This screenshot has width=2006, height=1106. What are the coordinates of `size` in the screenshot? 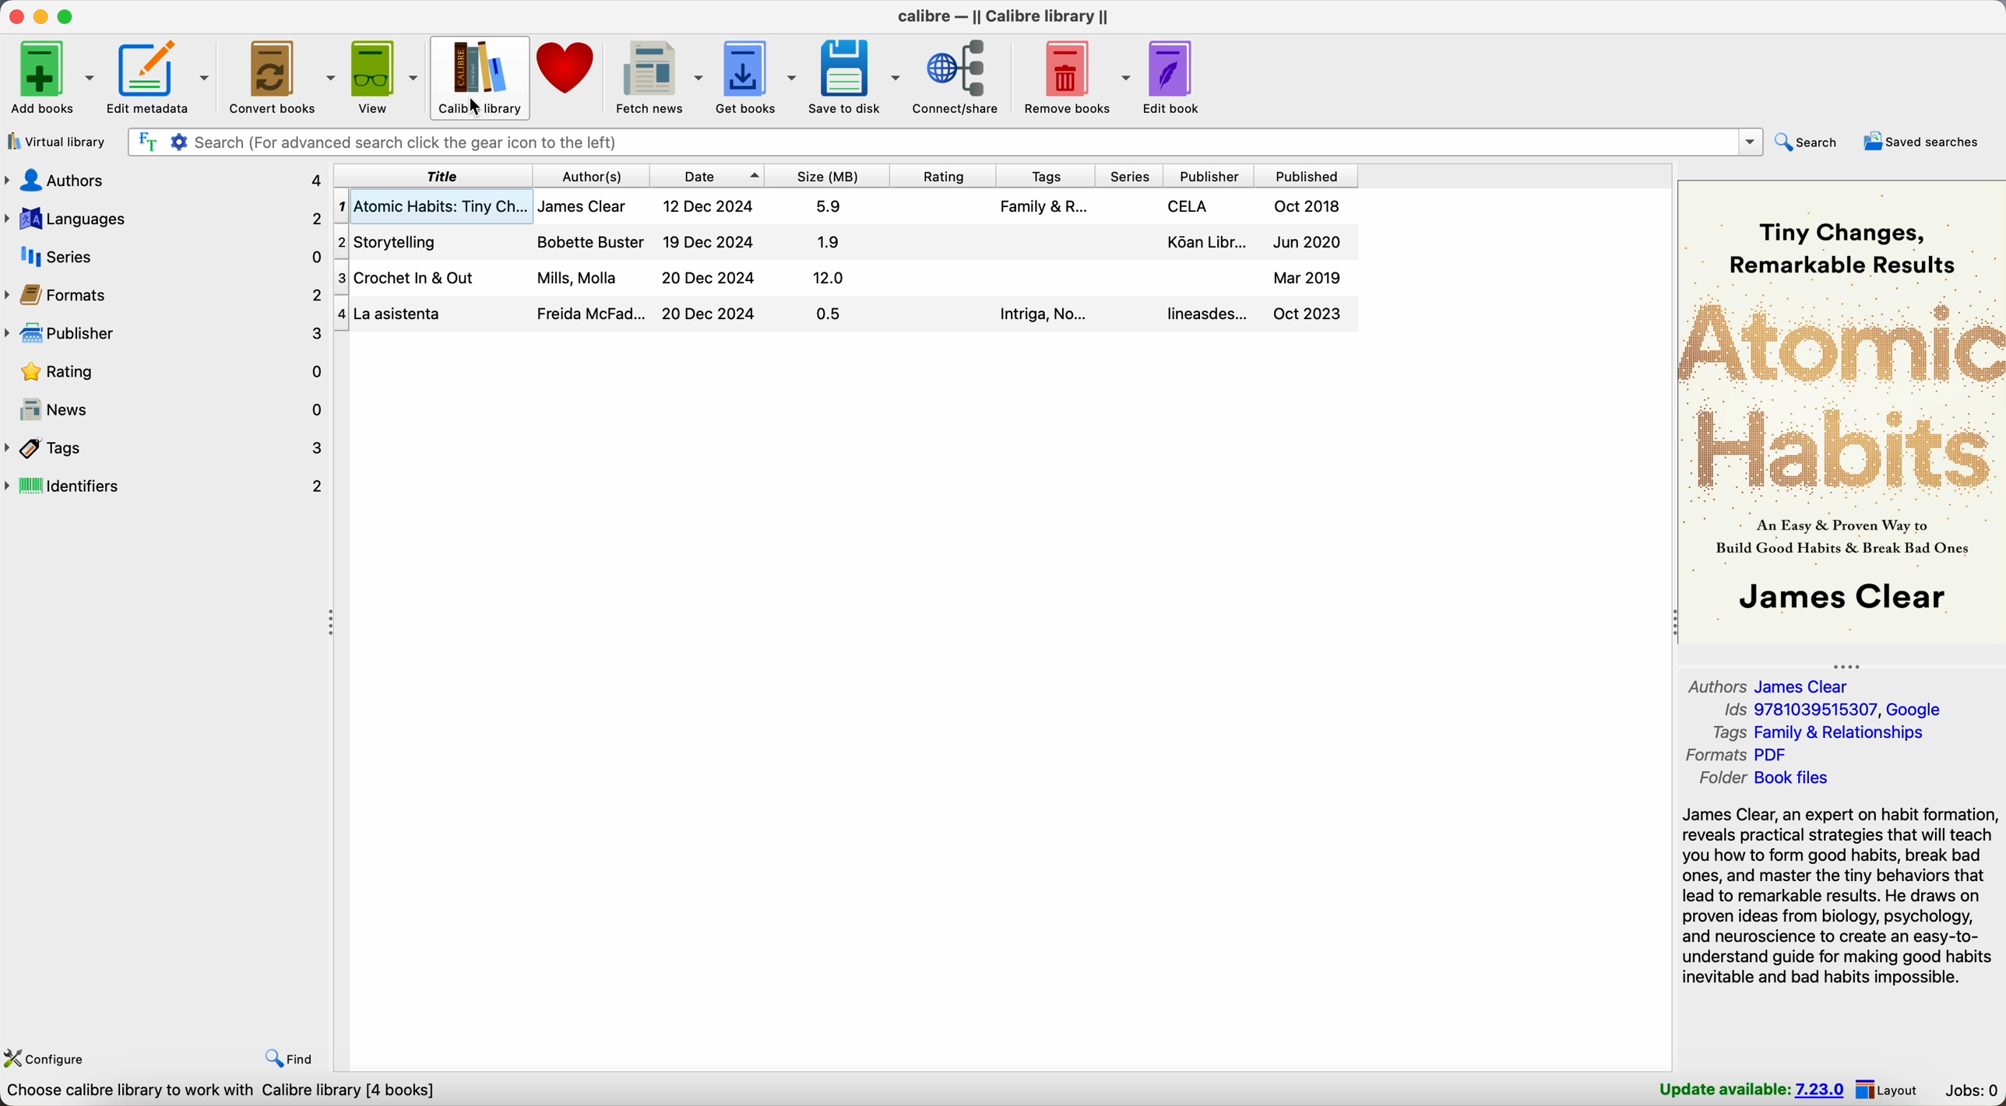 It's located at (827, 174).